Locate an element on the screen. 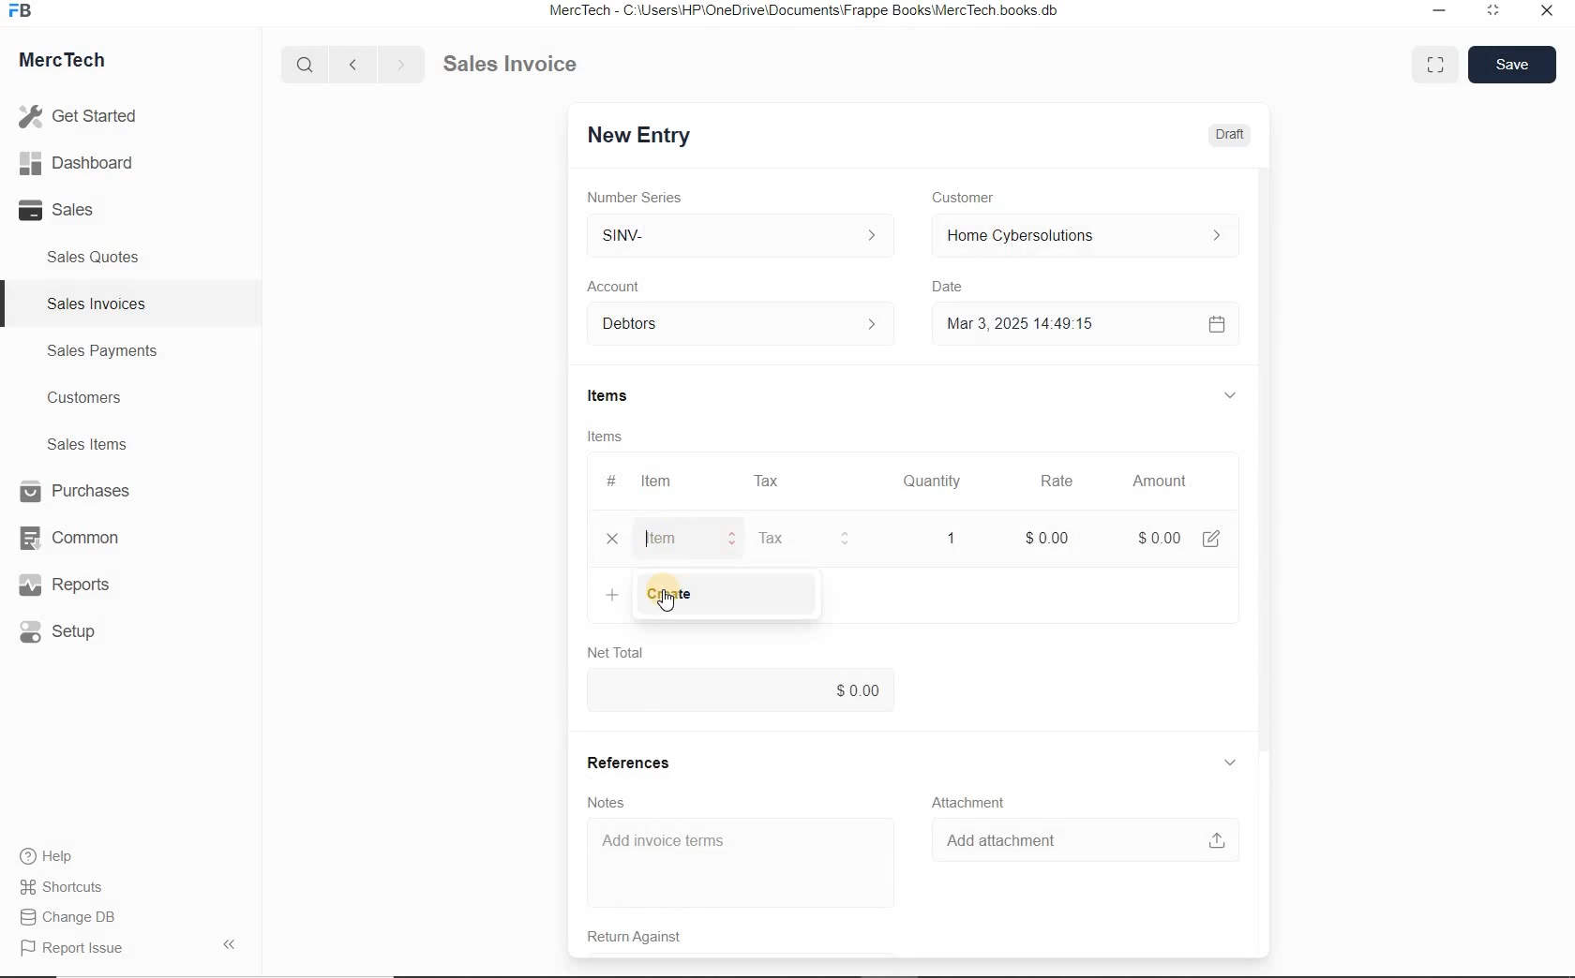  Sales Invoice is located at coordinates (512, 66).